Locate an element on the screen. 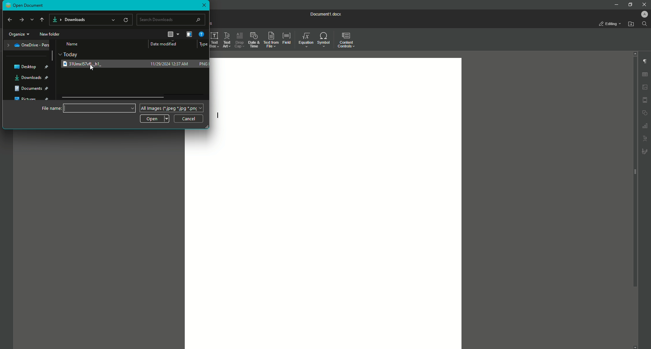  Open document is located at coordinates (43, 4).